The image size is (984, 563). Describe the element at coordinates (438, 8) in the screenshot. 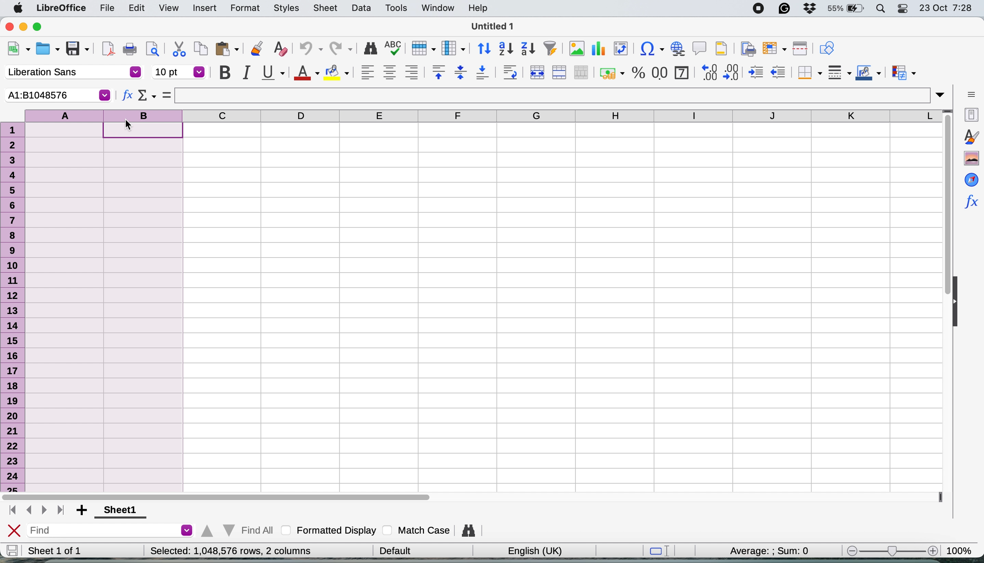

I see `window` at that location.